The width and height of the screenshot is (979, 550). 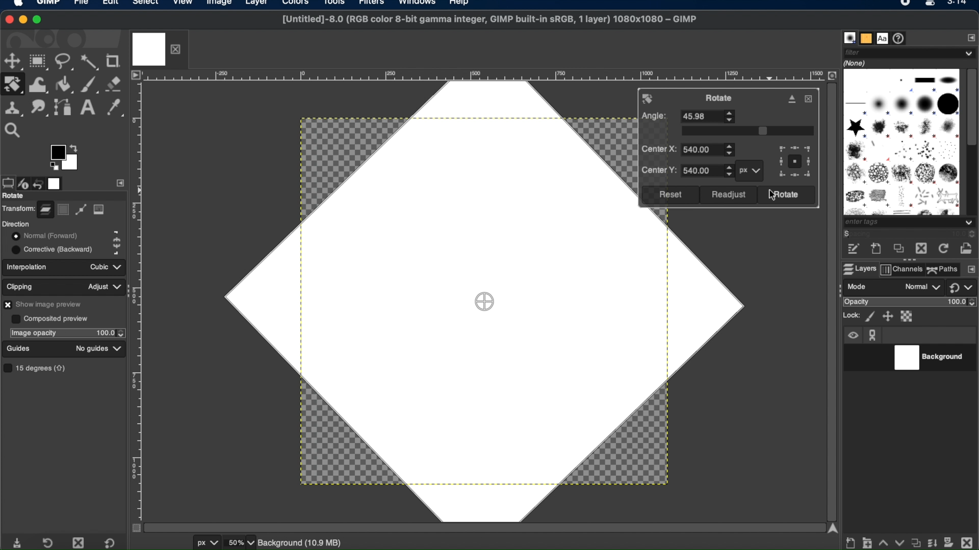 What do you see at coordinates (969, 234) in the screenshot?
I see `spacing stepper buttons` at bounding box center [969, 234].